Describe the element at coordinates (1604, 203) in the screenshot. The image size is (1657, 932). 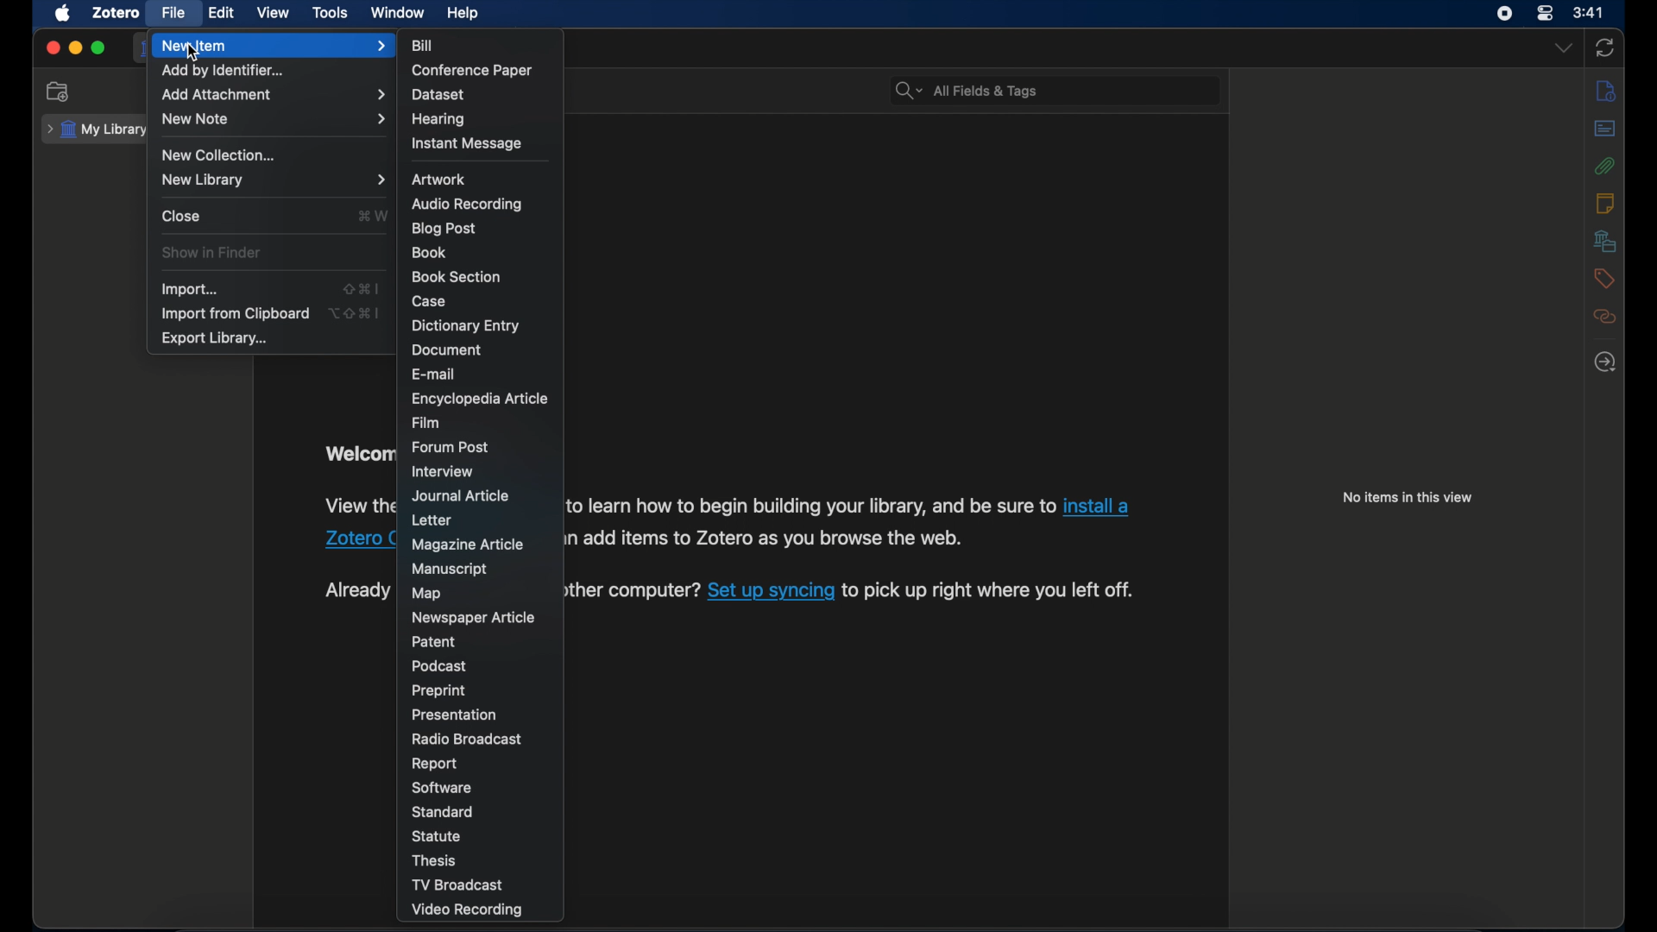
I see `notes` at that location.